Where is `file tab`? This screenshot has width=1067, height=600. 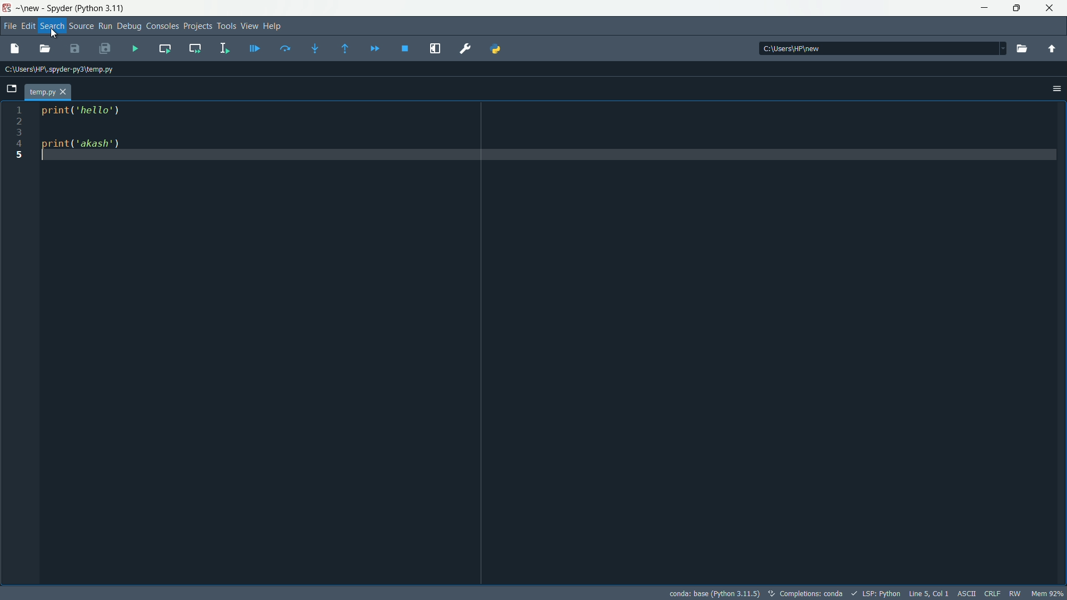
file tab is located at coordinates (47, 93).